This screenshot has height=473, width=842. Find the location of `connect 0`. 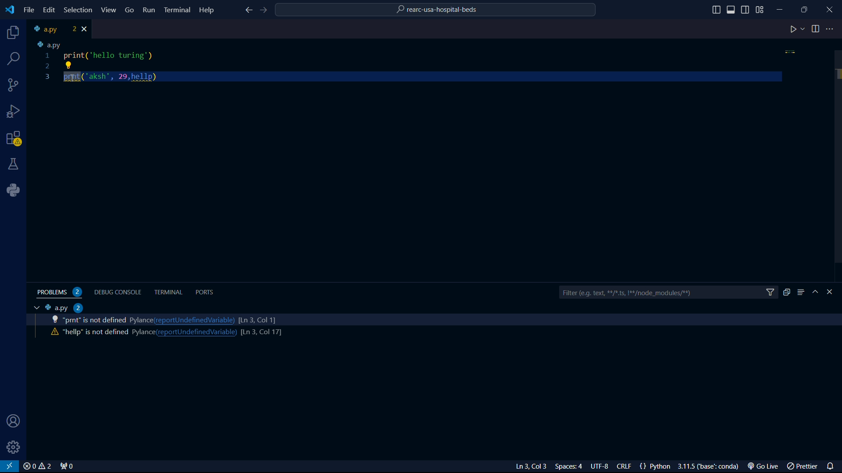

connect 0 is located at coordinates (68, 466).